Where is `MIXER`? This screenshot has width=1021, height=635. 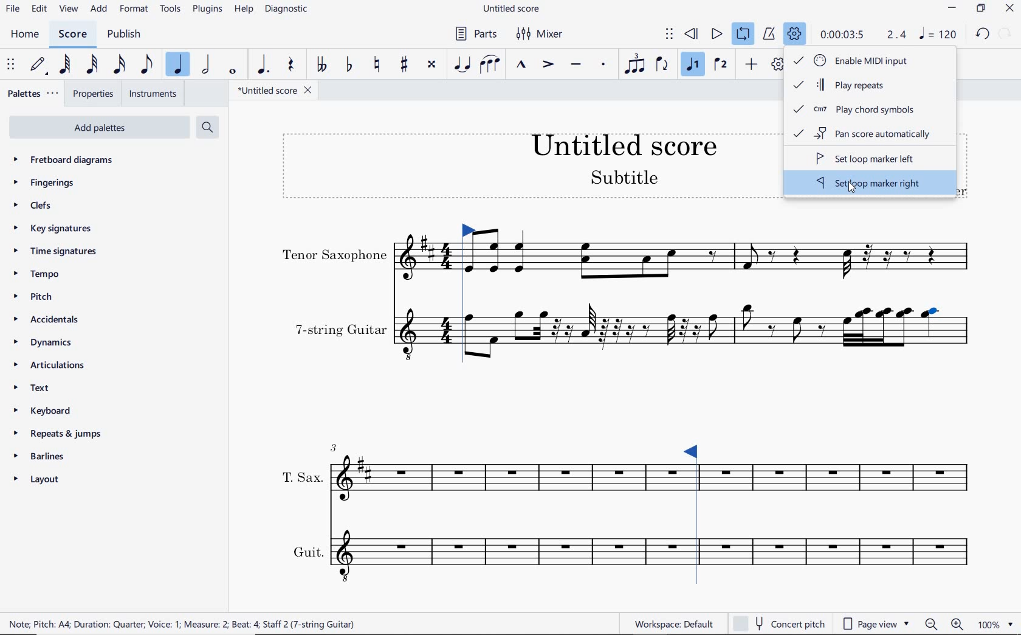
MIXER is located at coordinates (546, 35).